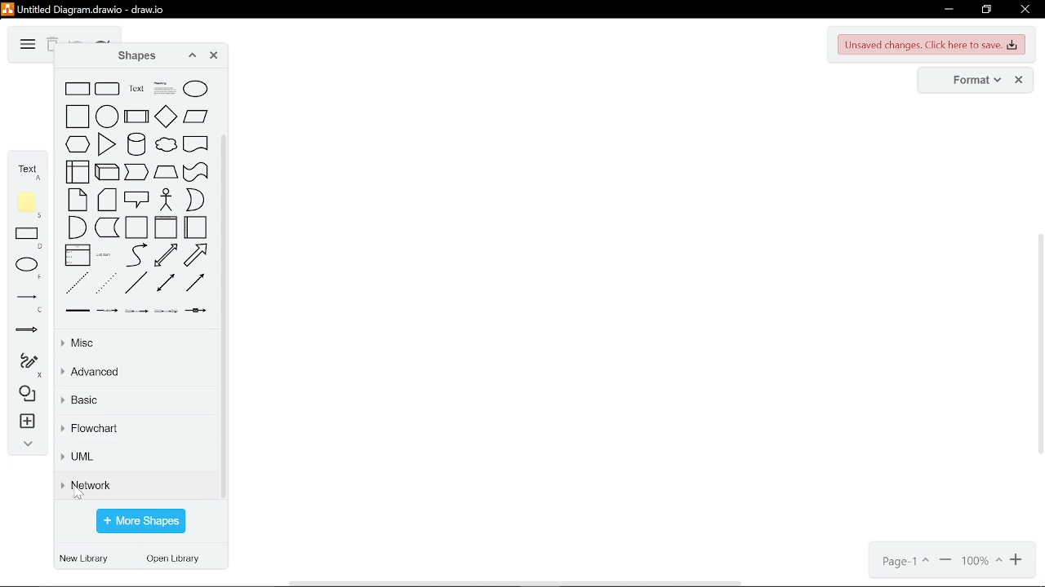 Image resolution: width=1045 pixels, height=587 pixels. Describe the element at coordinates (78, 116) in the screenshot. I see `square` at that location.